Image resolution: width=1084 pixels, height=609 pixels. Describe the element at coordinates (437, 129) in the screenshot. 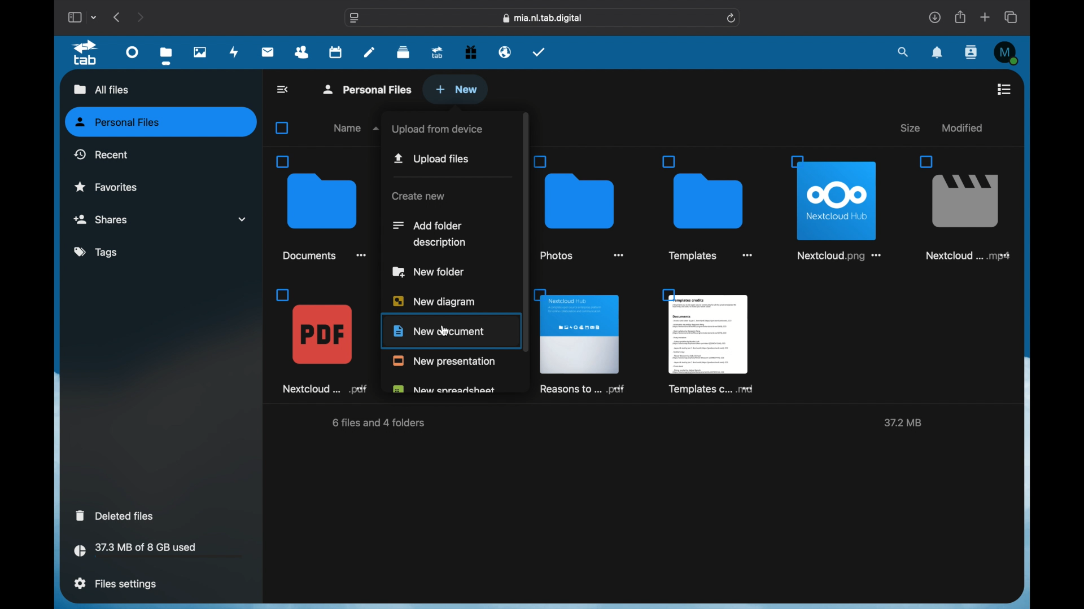

I see `upload from device` at that location.